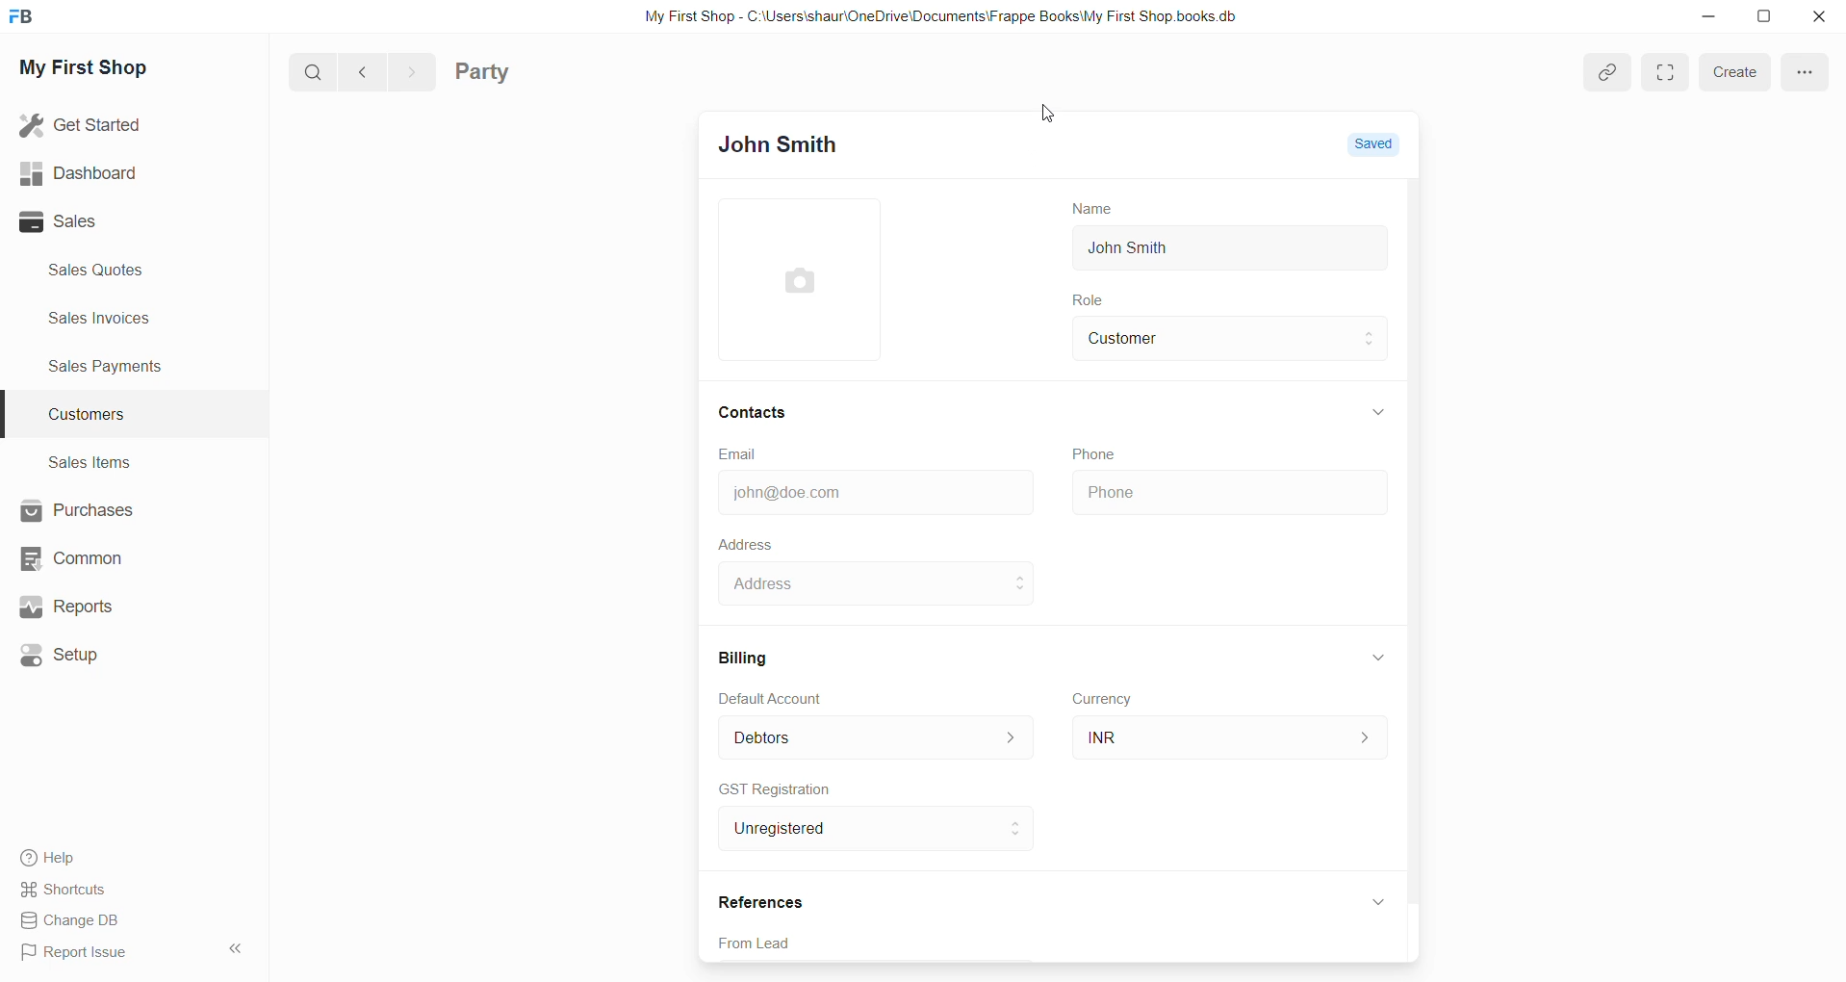 The image size is (1846, 982). What do you see at coordinates (1766, 19) in the screenshot?
I see `resize` at bounding box center [1766, 19].